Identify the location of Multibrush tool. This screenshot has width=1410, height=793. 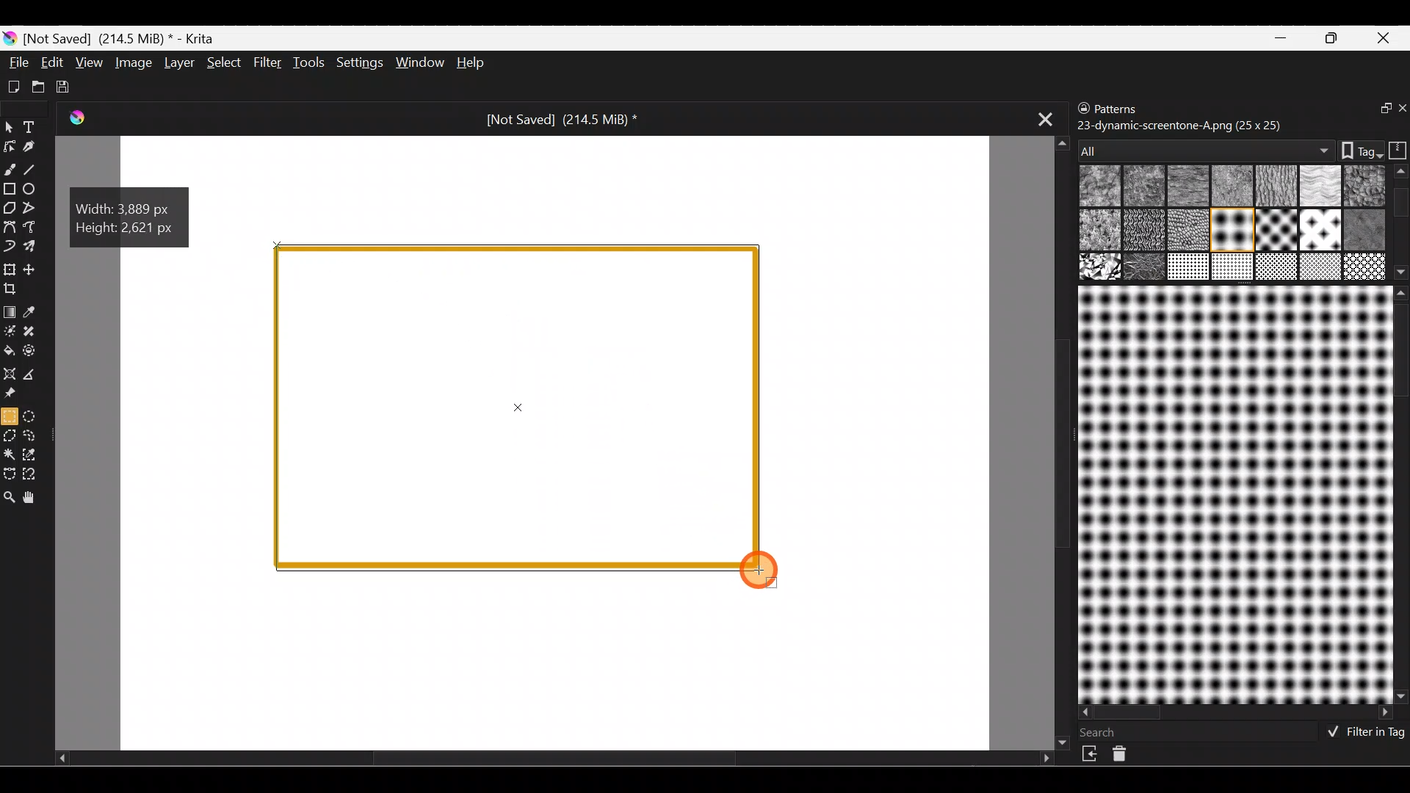
(35, 248).